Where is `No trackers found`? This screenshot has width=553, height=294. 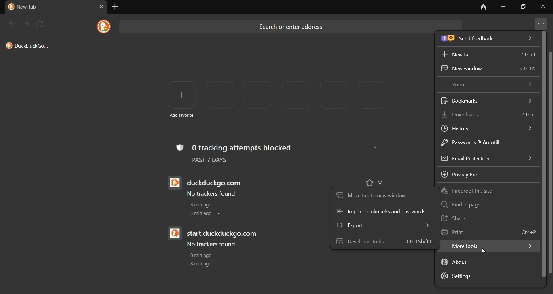
No trackers found is located at coordinates (211, 244).